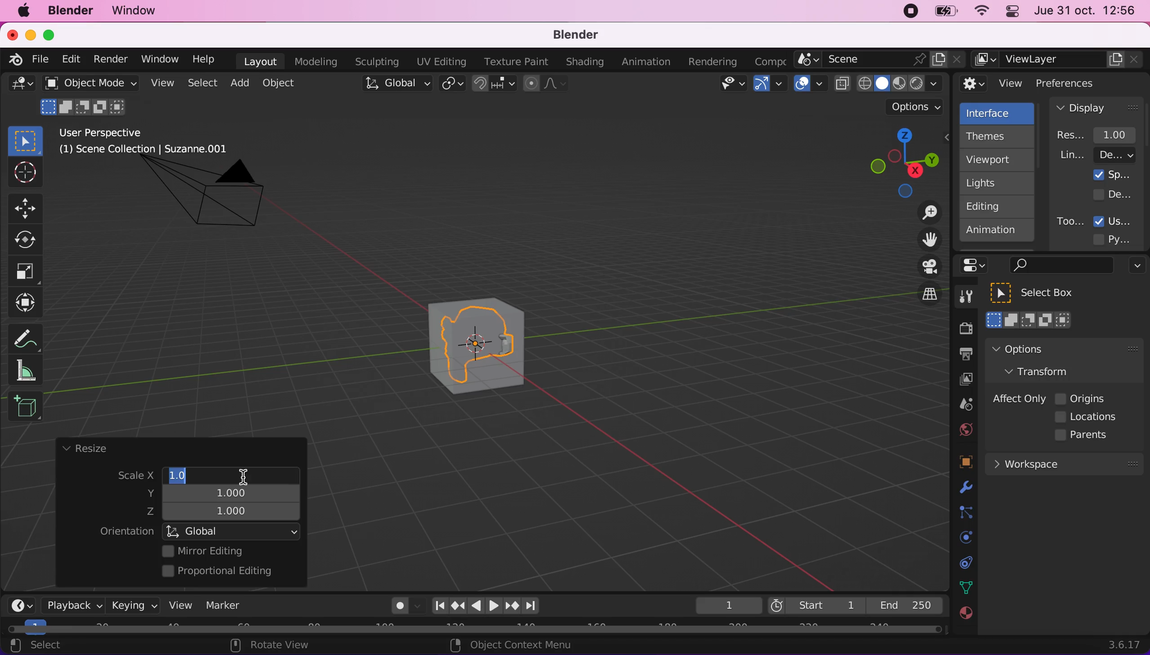 The width and height of the screenshot is (1150, 655). Describe the element at coordinates (132, 605) in the screenshot. I see `keying` at that location.